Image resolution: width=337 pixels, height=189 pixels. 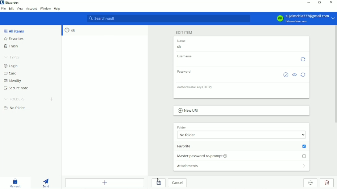 What do you see at coordinates (309, 2) in the screenshot?
I see `Minimize` at bounding box center [309, 2].